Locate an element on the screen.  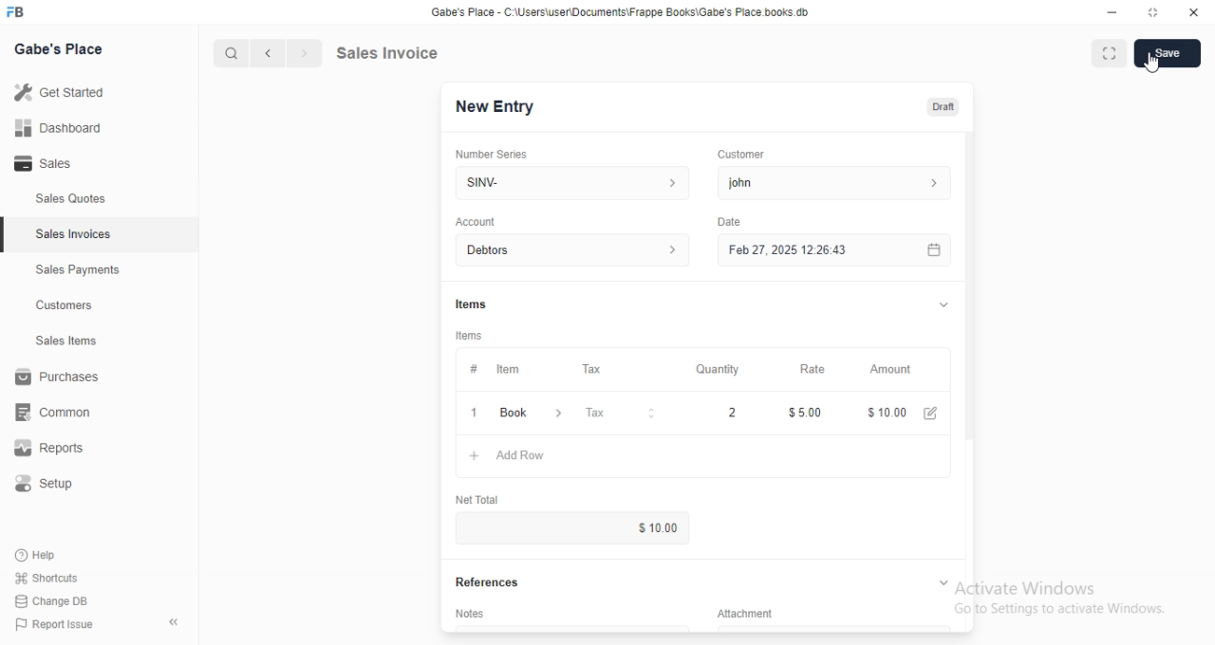
Gabe's Place - C'\Users\userDocuments\Frappe Books\Gabe's Place books db is located at coordinates (624, 12).